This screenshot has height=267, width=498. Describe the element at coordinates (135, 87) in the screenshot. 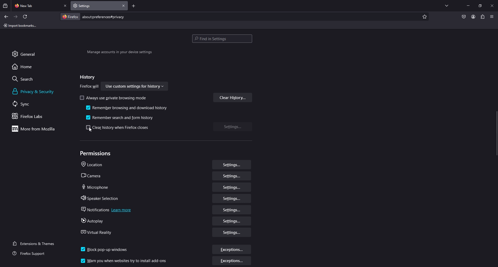

I see `use custom setting for history` at that location.